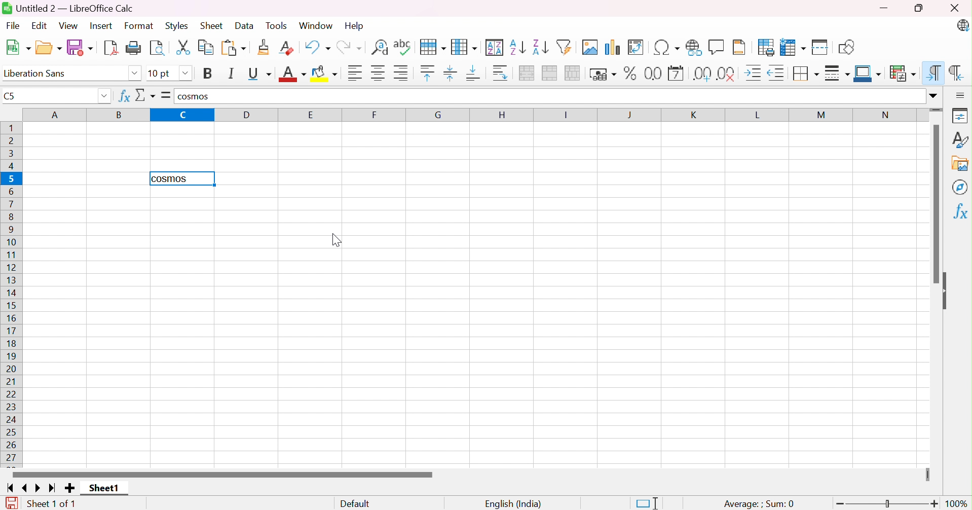 The image size is (972, 510). I want to click on Drop Down, so click(134, 75).